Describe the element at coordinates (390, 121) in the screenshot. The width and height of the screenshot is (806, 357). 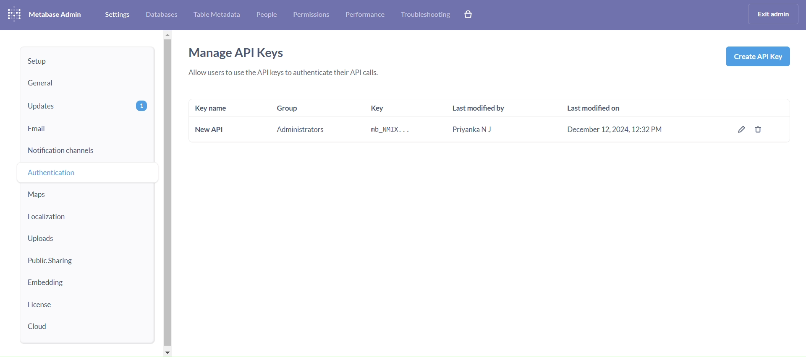
I see `key` at that location.